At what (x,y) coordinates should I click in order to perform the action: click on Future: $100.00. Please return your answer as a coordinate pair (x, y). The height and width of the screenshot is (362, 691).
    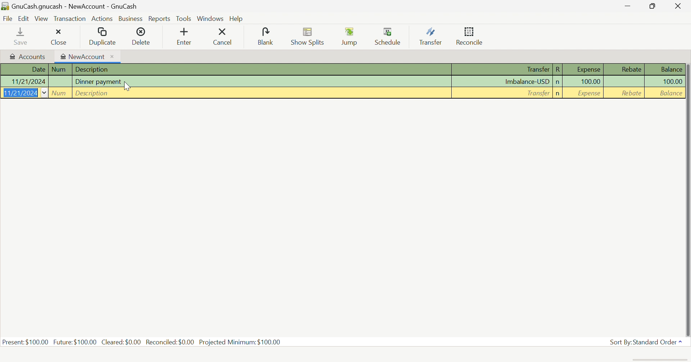
    Looking at the image, I should click on (75, 341).